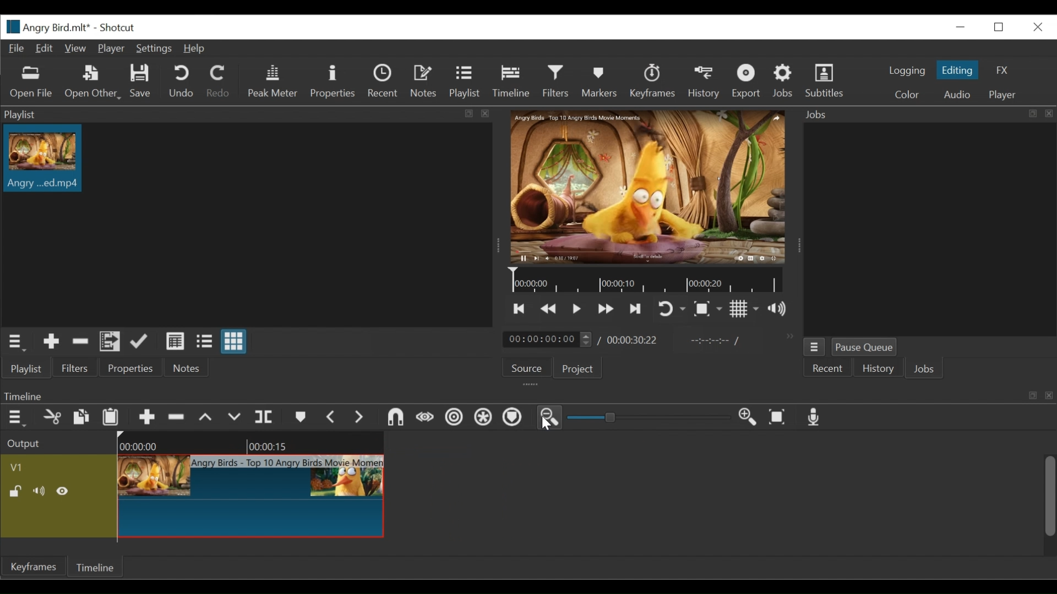 The image size is (1057, 594). What do you see at coordinates (94, 569) in the screenshot?
I see `Timelie` at bounding box center [94, 569].